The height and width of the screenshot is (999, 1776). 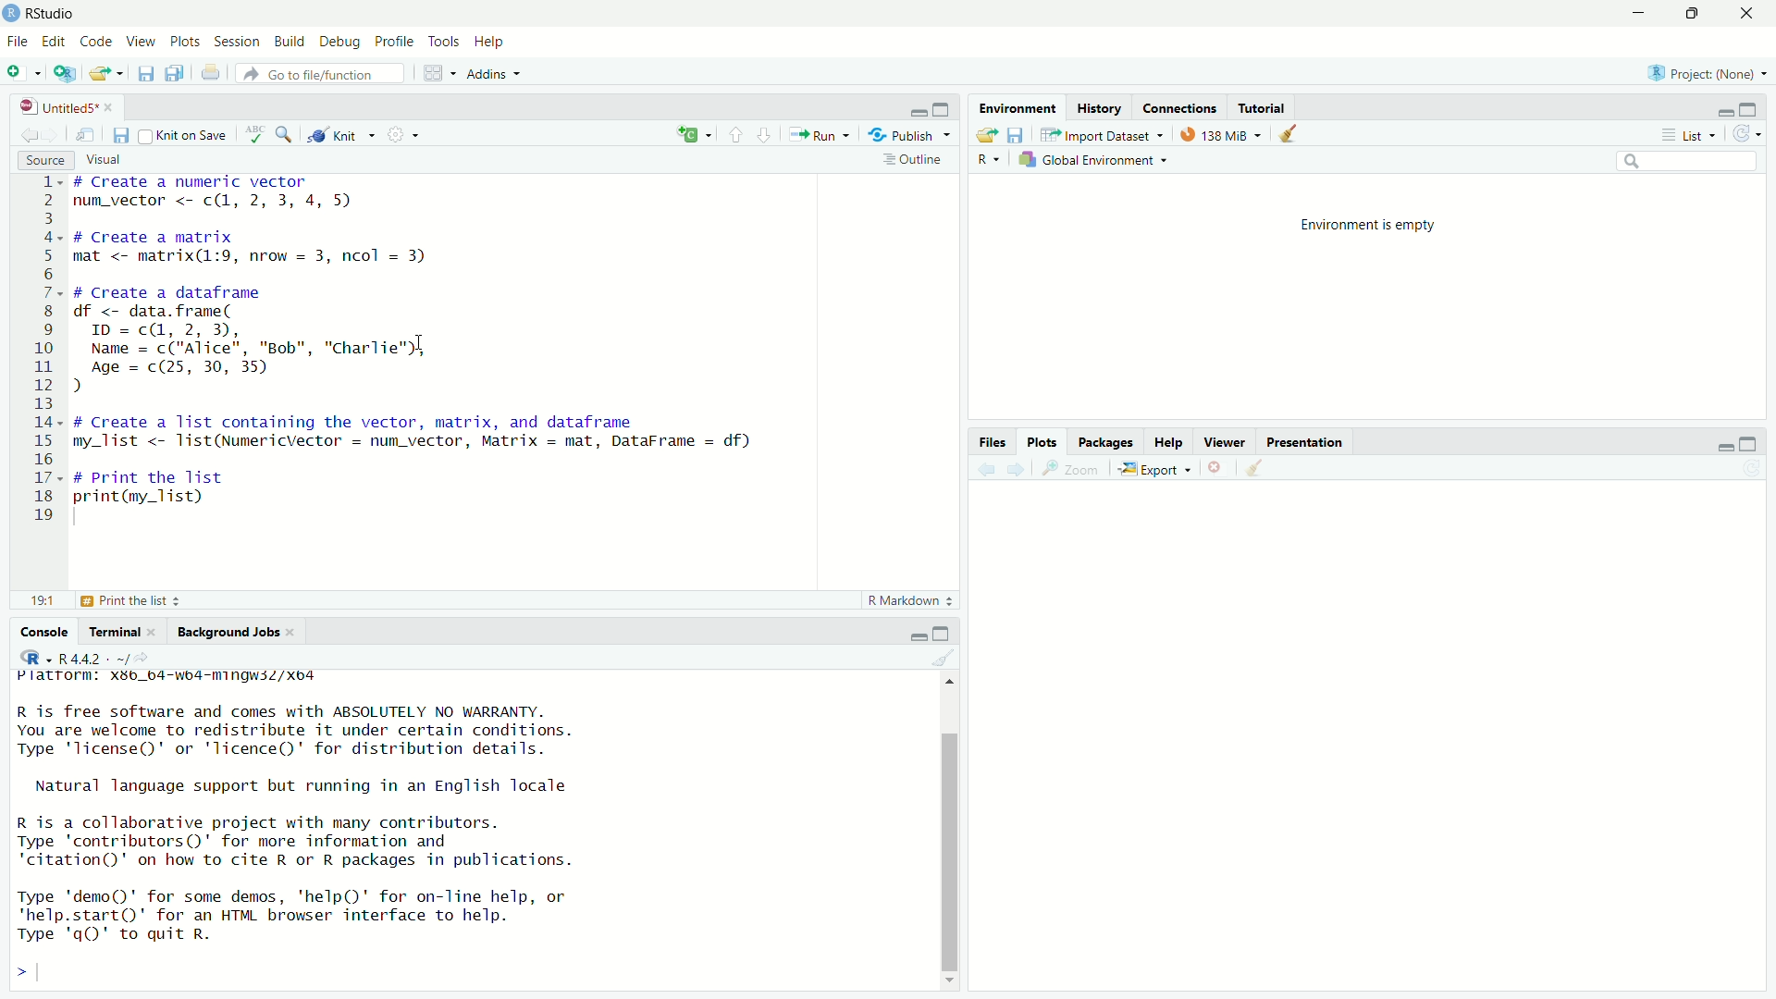 I want to click on Code, so click(x=98, y=43).